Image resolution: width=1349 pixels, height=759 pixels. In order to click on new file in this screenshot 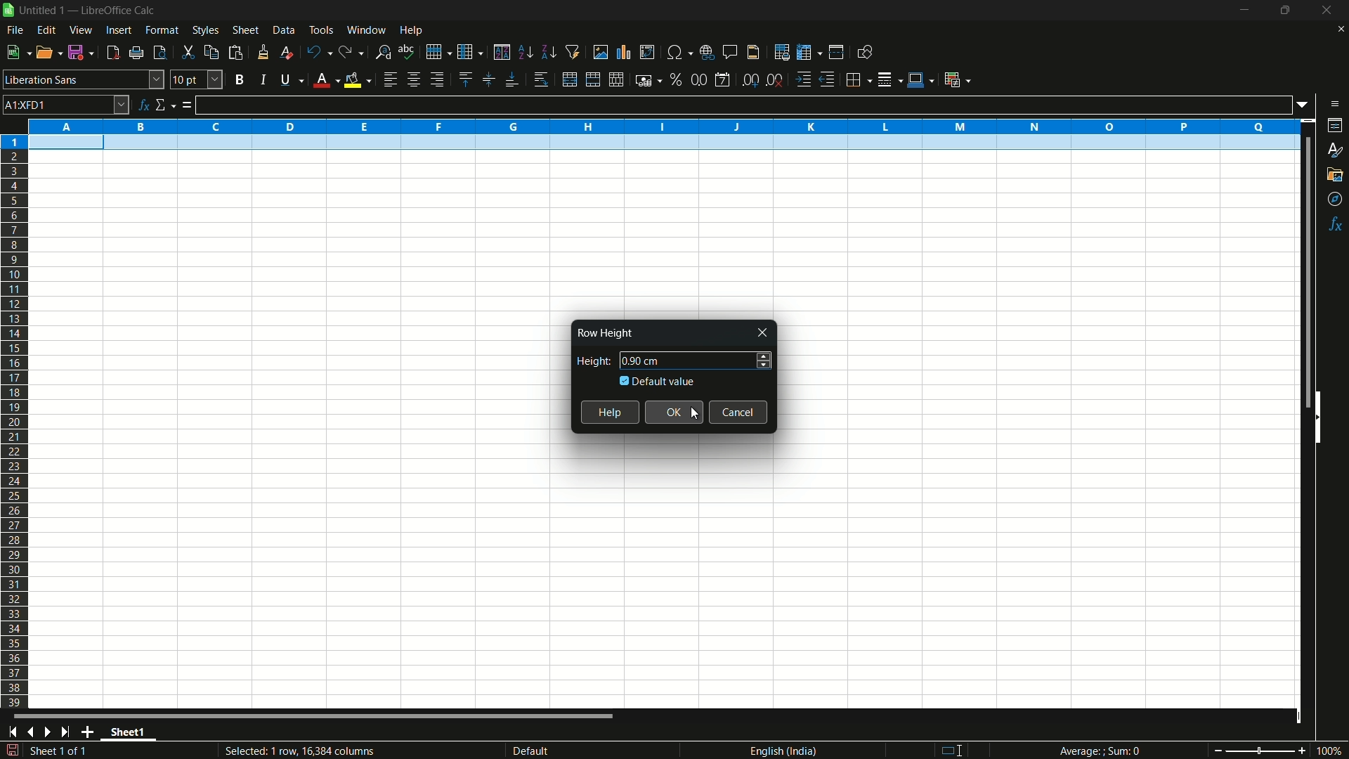, I will do `click(17, 52)`.